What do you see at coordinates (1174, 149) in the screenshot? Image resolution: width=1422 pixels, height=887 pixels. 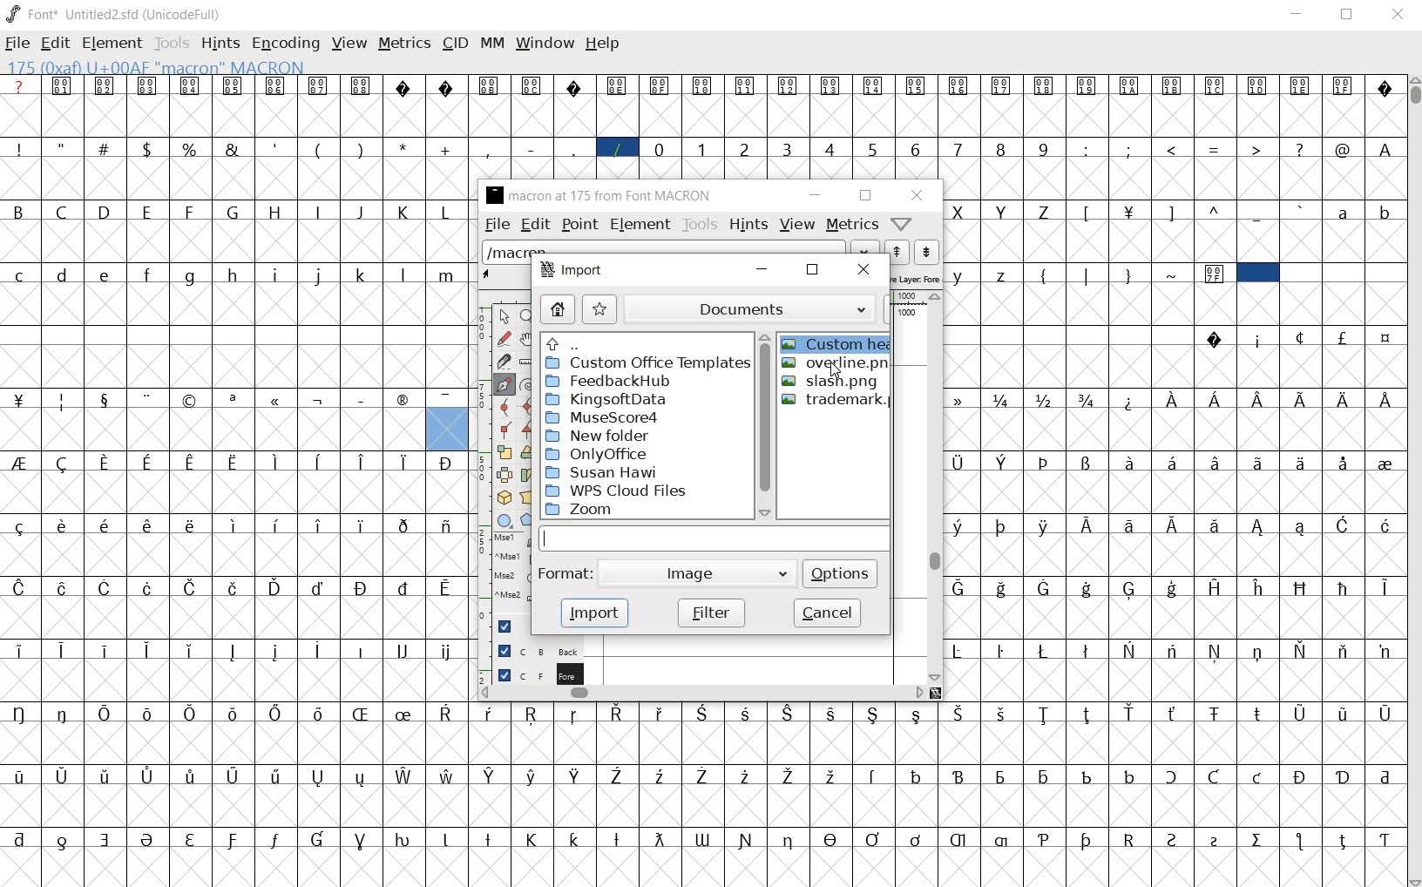 I see `<` at bounding box center [1174, 149].